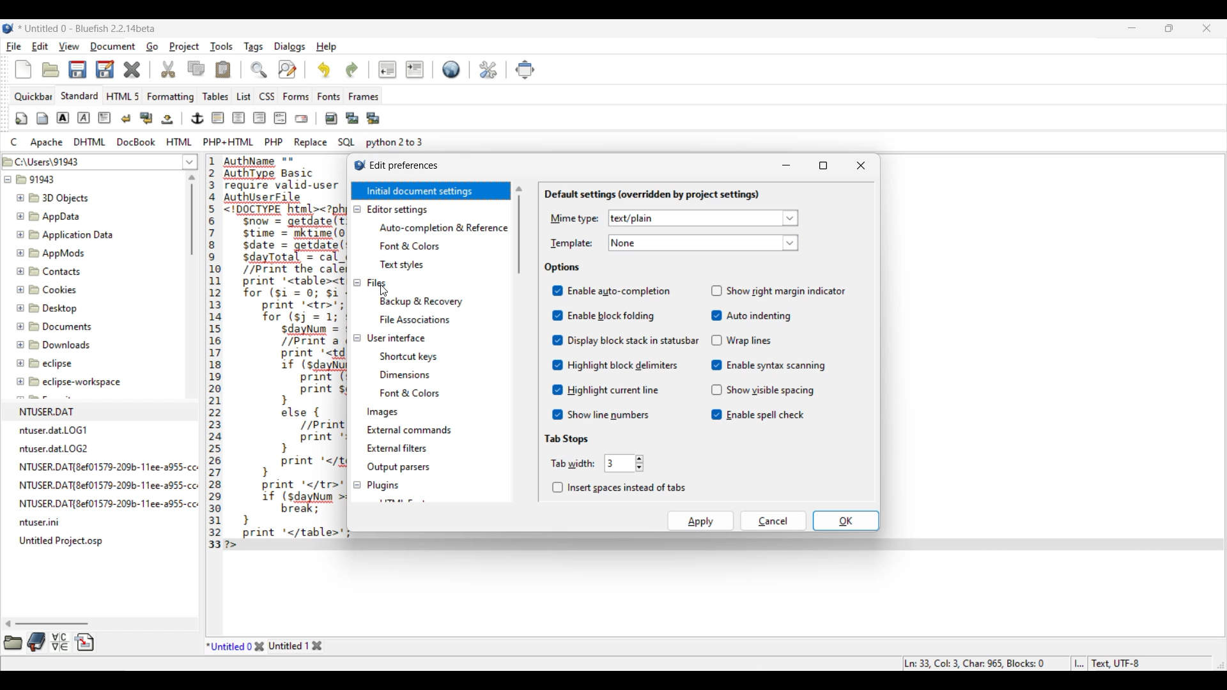  Describe the element at coordinates (383, 289) in the screenshot. I see `cursor` at that location.